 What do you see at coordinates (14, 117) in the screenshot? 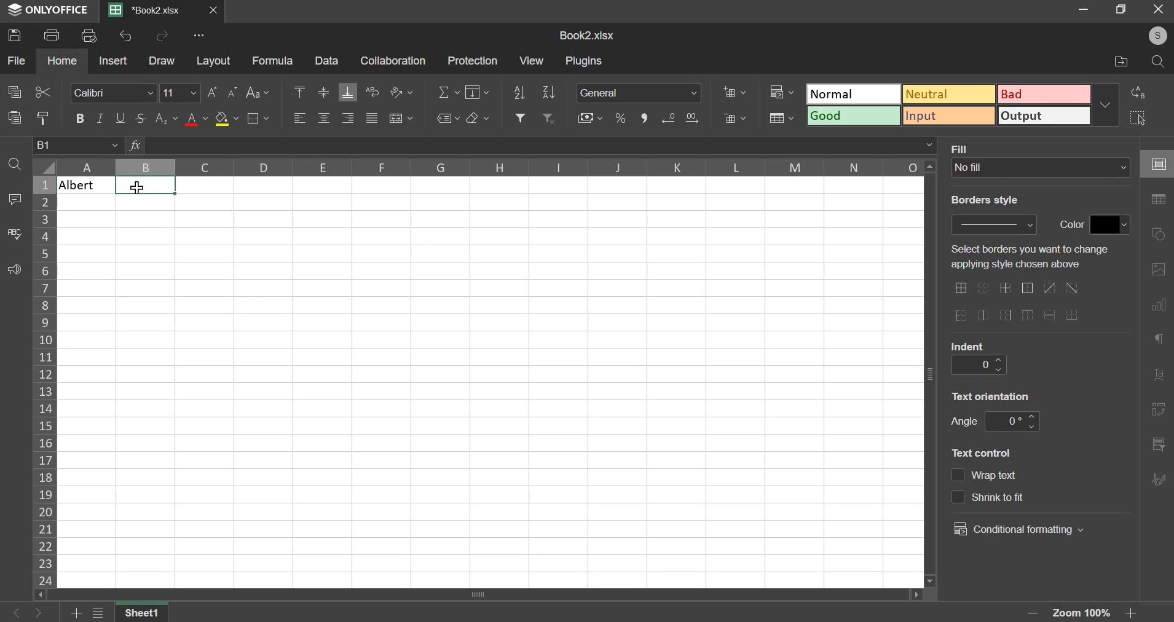
I see `paste` at bounding box center [14, 117].